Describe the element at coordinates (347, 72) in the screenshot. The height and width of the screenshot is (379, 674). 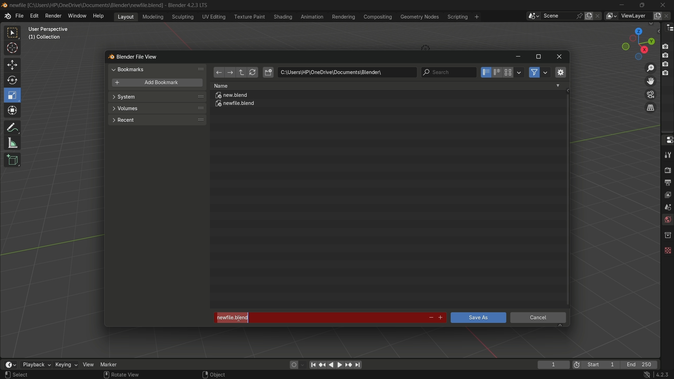
I see `location` at that location.